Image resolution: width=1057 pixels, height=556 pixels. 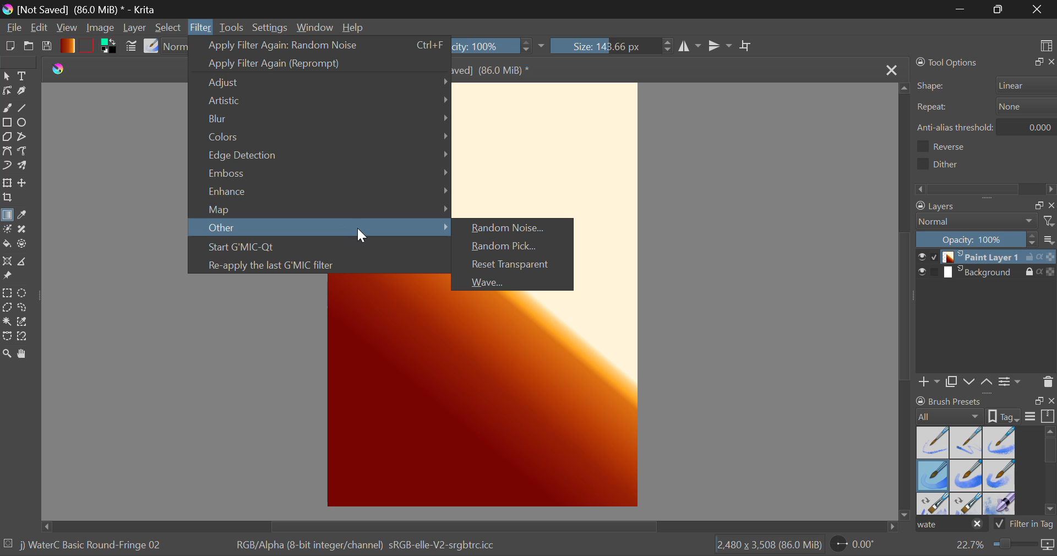 I want to click on move up, so click(x=902, y=86).